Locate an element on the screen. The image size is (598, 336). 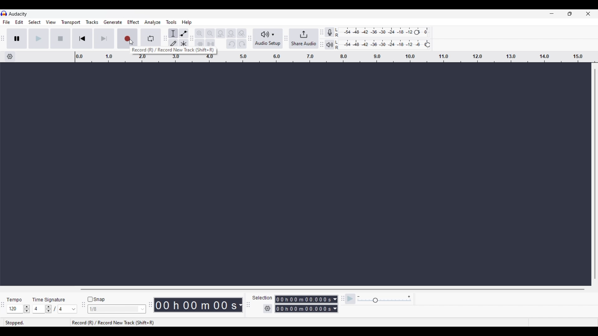
Audio setup is located at coordinates (268, 39).